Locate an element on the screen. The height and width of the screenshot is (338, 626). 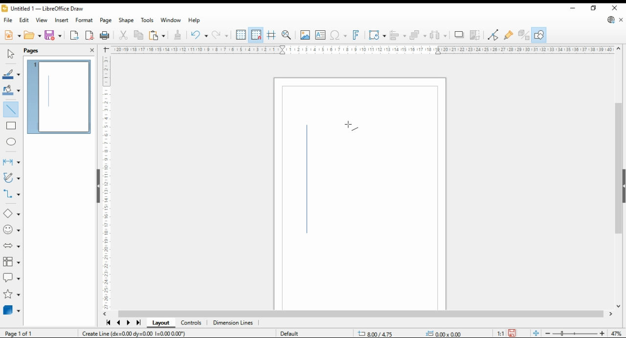
previous page is located at coordinates (119, 323).